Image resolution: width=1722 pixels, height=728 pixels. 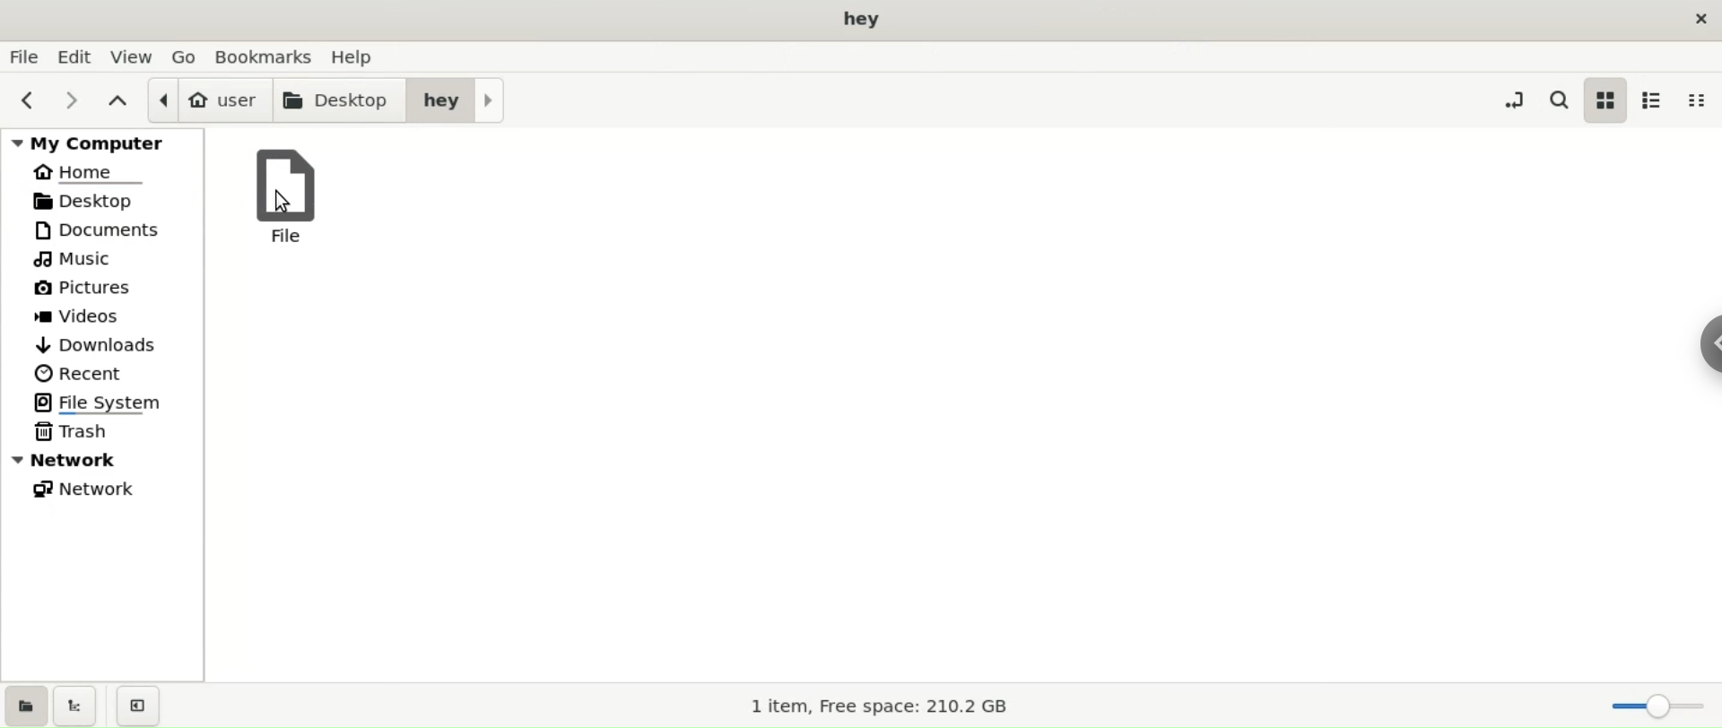 What do you see at coordinates (105, 261) in the screenshot?
I see `music` at bounding box center [105, 261].